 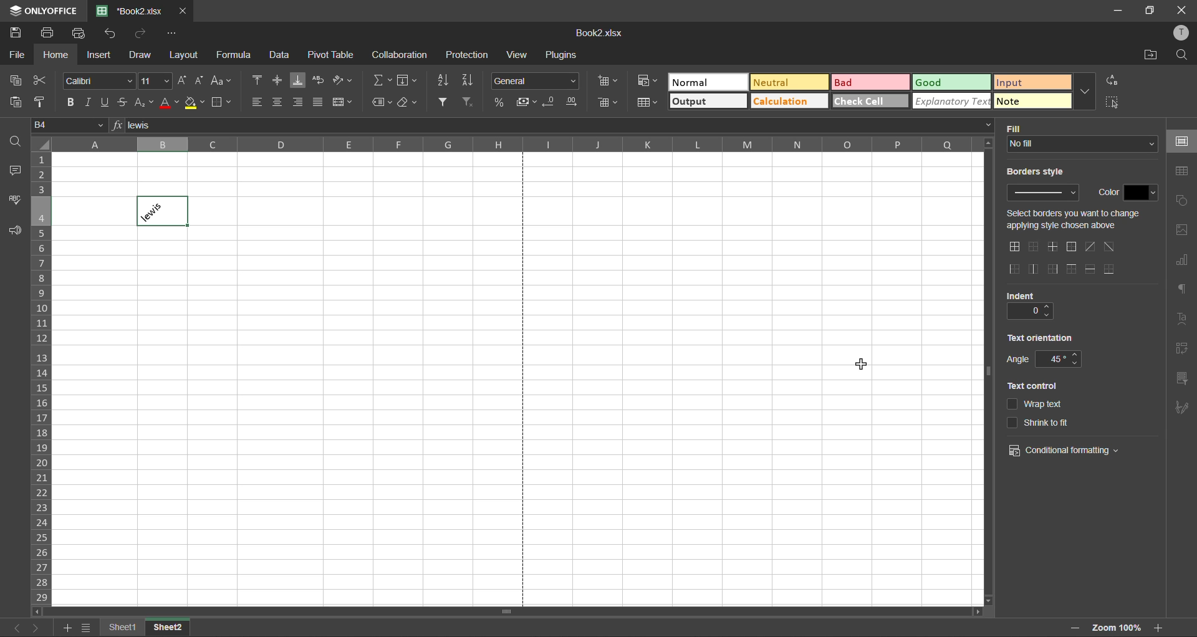 I want to click on conditional formatting, so click(x=1065, y=451).